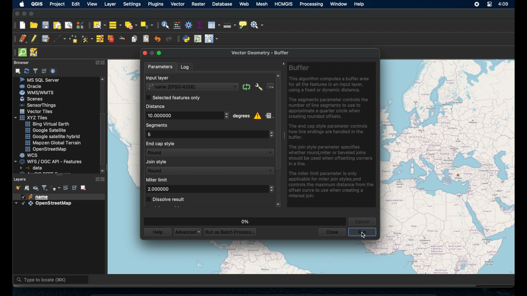 Image resolution: width=527 pixels, height=296 pixels. Describe the element at coordinates (278, 75) in the screenshot. I see `scroll up arrow` at that location.